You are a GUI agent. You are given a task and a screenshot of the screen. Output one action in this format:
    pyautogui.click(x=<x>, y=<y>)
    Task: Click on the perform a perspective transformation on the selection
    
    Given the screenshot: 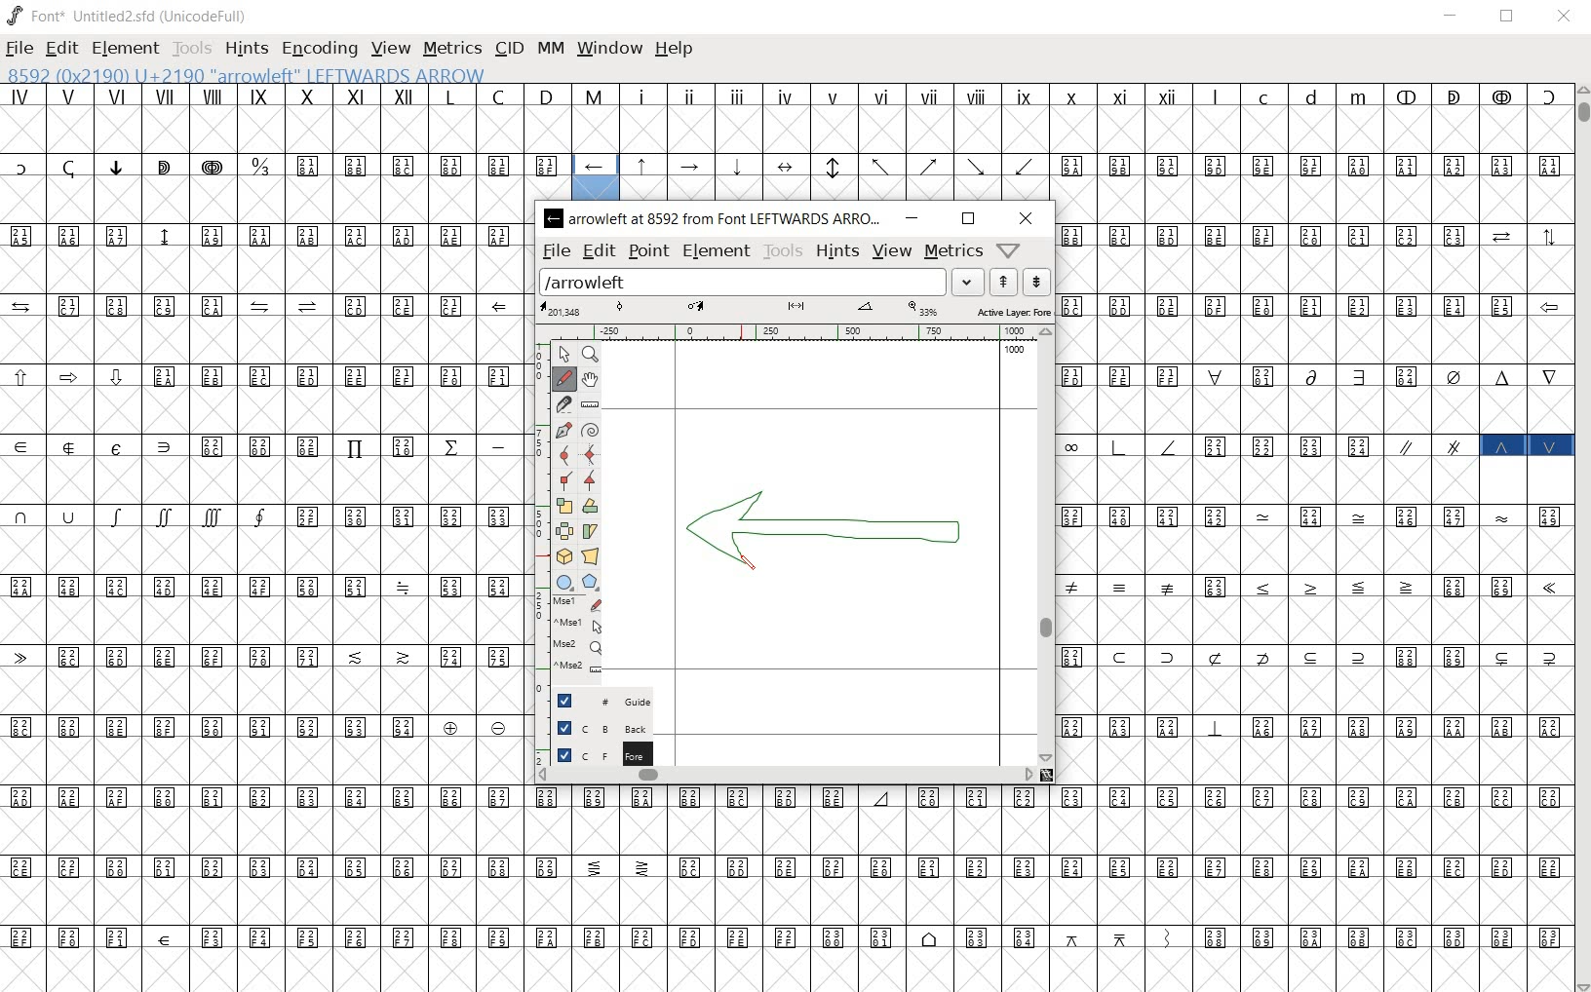 What is the action you would take?
    pyautogui.click(x=589, y=554)
    